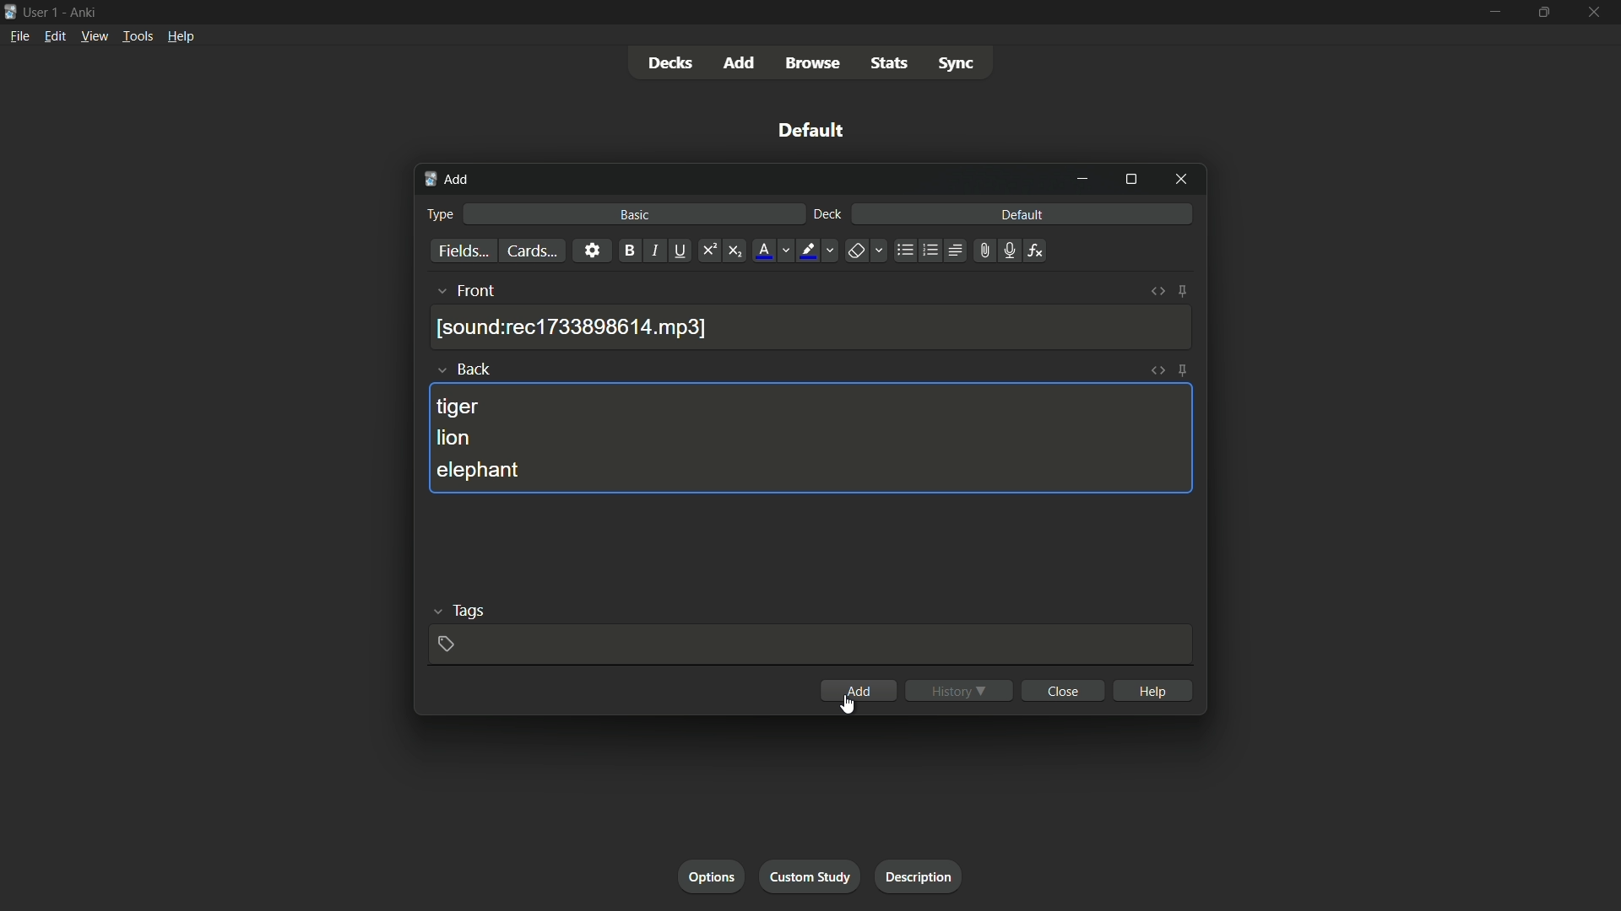 Image resolution: width=1621 pixels, height=911 pixels. Describe the element at coordinates (855, 251) in the screenshot. I see `remove  formatting` at that location.